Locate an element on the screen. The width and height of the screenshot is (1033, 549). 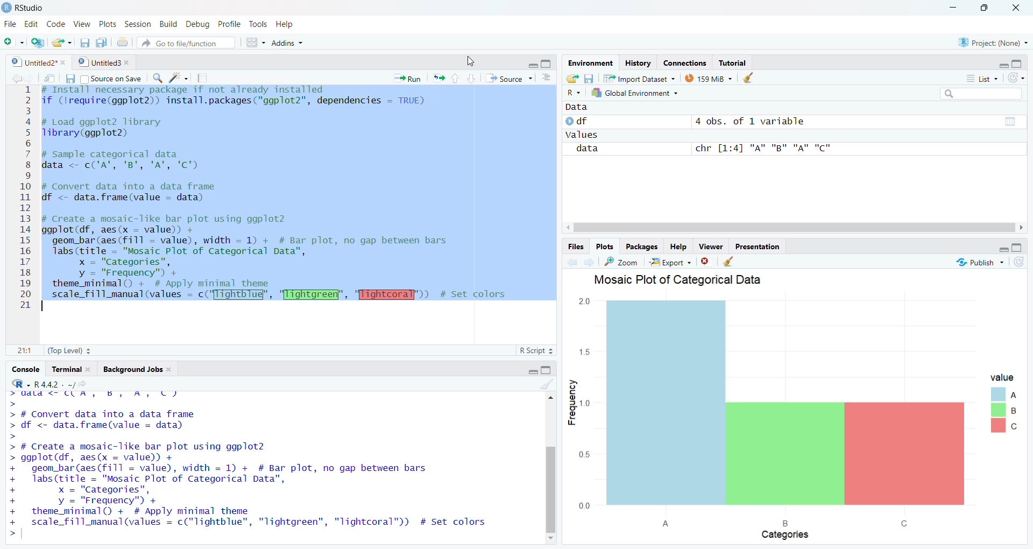
Date is located at coordinates (1009, 121).